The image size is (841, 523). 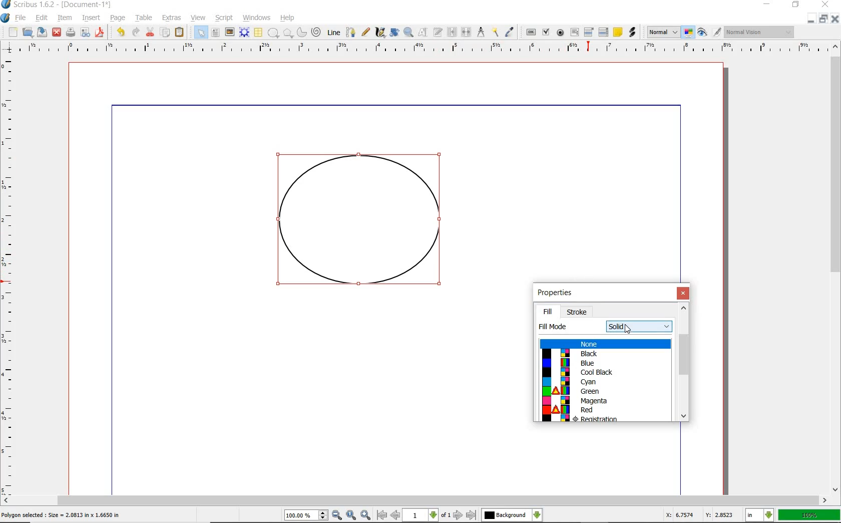 What do you see at coordinates (574, 32) in the screenshot?
I see `PDF TEXT FIELD` at bounding box center [574, 32].